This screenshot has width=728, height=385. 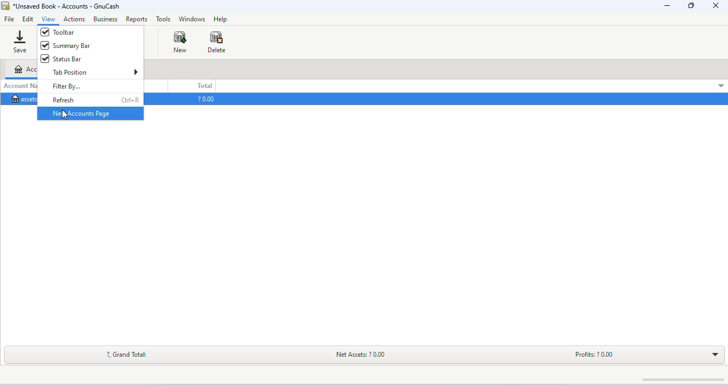 I want to click on profits: ? 0.00, so click(x=591, y=354).